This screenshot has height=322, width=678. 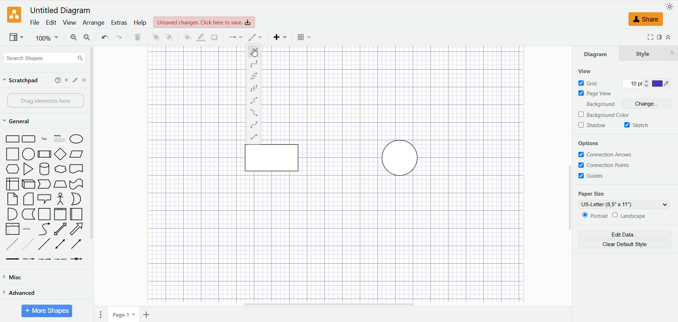 I want to click on connection, so click(x=236, y=37).